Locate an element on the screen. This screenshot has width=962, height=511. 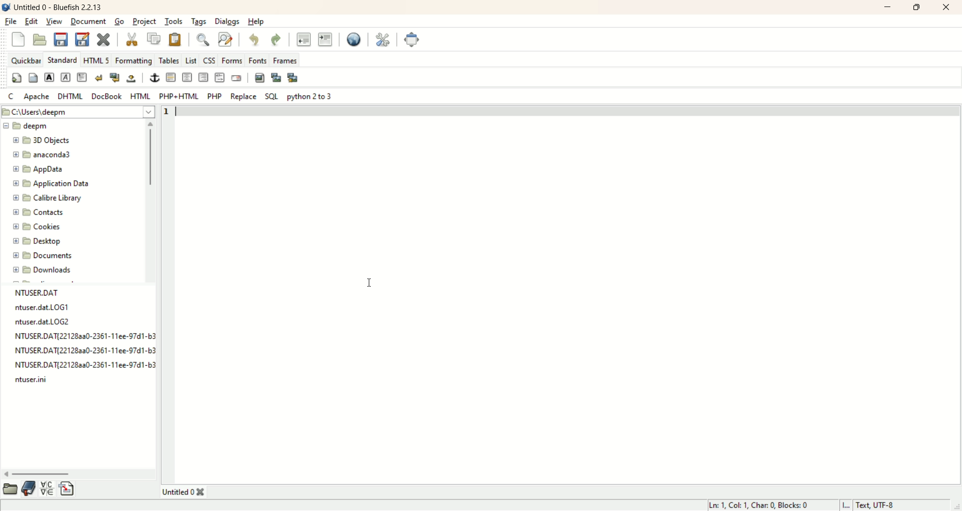
dialogs is located at coordinates (227, 21).